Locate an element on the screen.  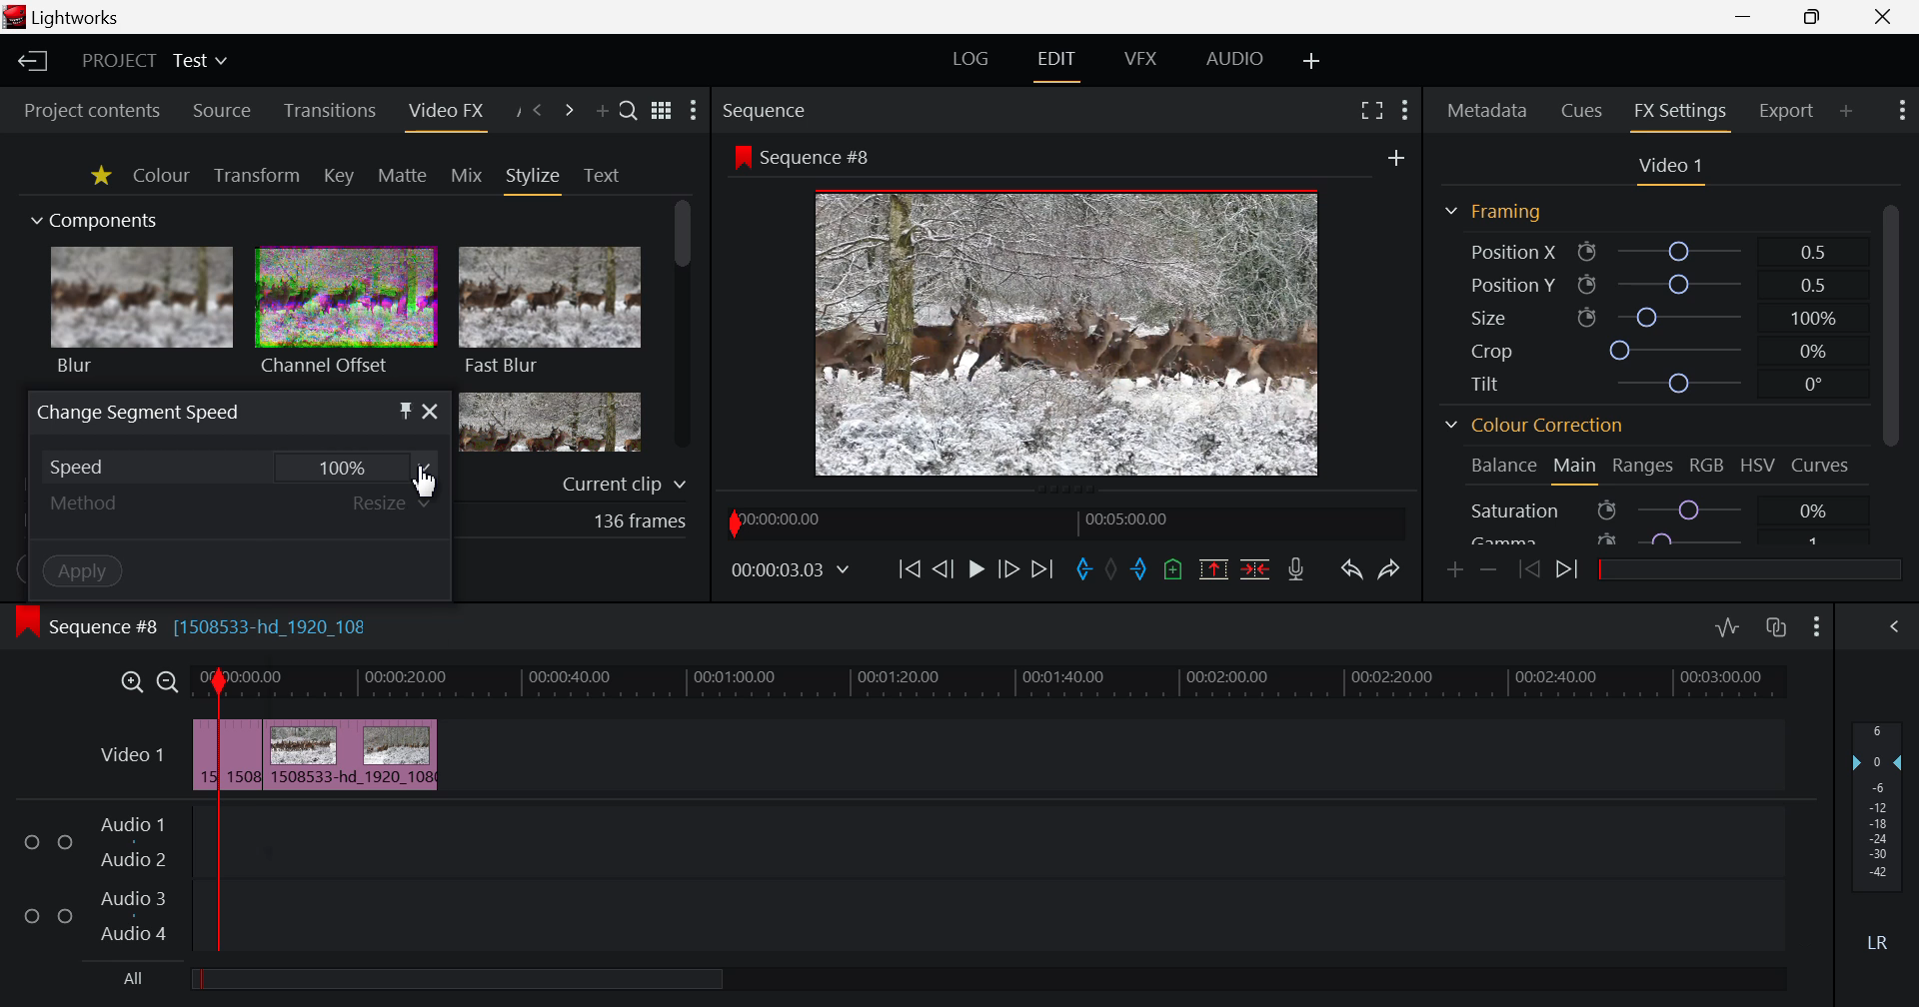
Metadata is located at coordinates (1485, 112).